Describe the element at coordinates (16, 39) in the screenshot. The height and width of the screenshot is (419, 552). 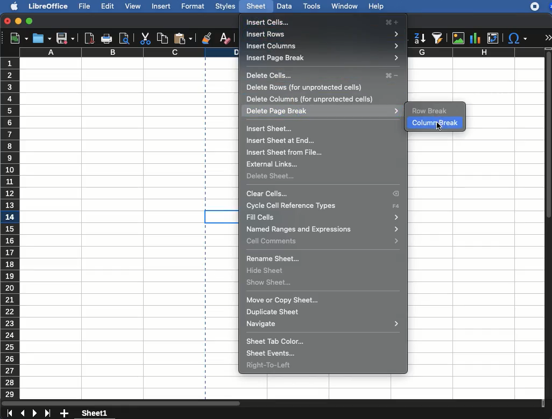
I see `new` at that location.